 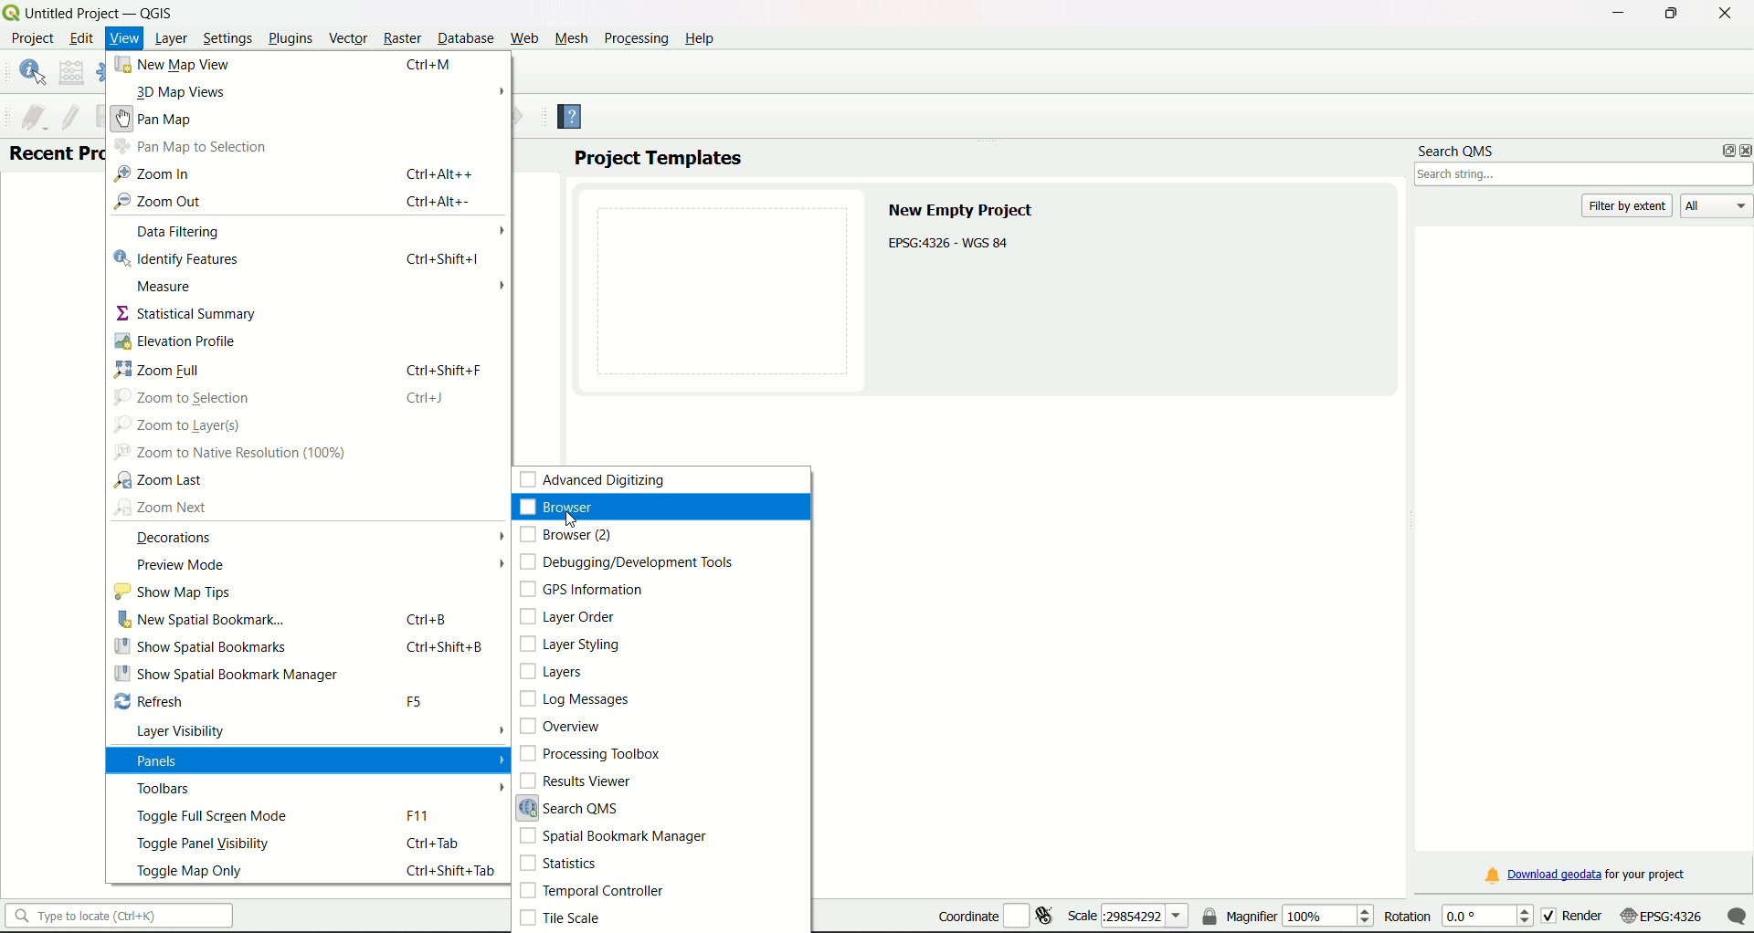 What do you see at coordinates (187, 312) in the screenshot?
I see `statistical summary ` at bounding box center [187, 312].